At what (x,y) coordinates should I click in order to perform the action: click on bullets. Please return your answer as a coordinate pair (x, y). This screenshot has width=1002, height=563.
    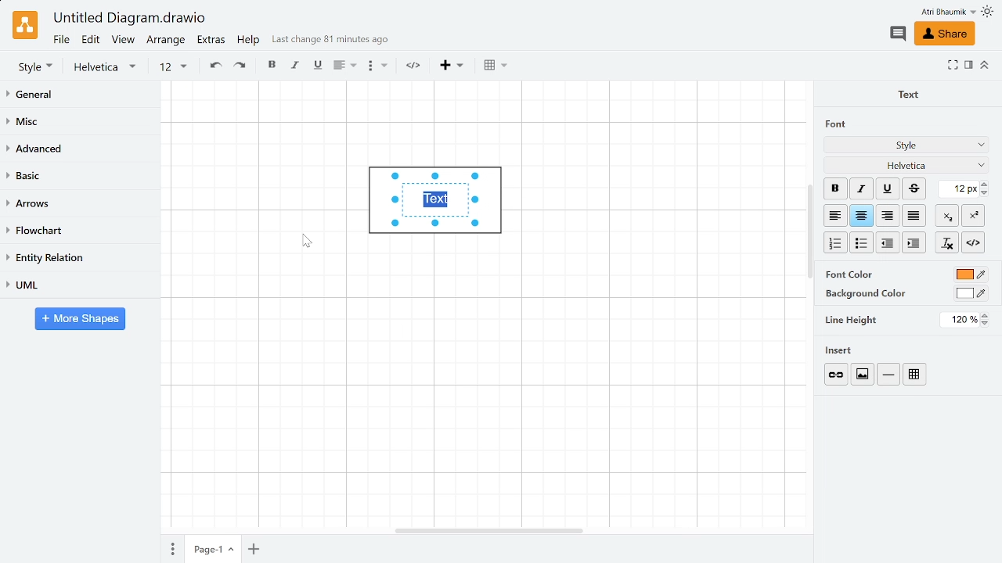
    Looking at the image, I should click on (377, 68).